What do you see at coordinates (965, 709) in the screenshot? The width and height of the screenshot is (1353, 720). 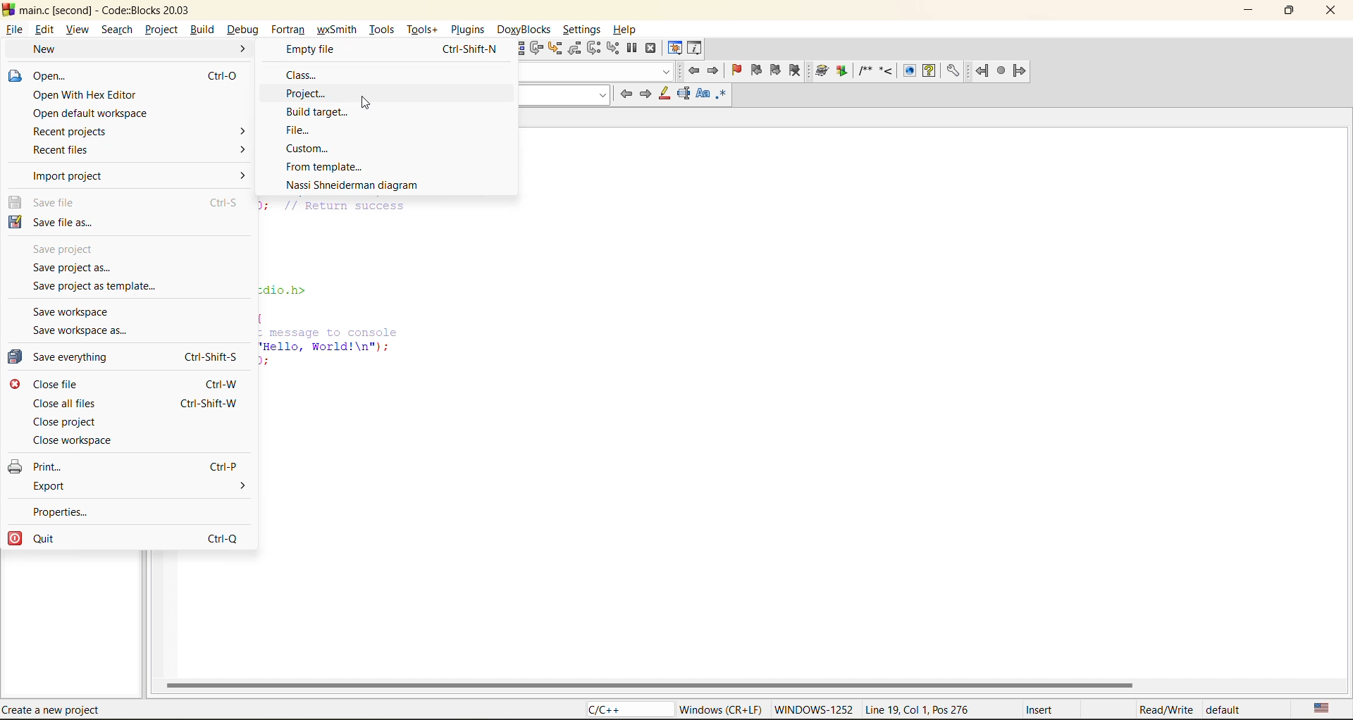 I see `metadata` at bounding box center [965, 709].